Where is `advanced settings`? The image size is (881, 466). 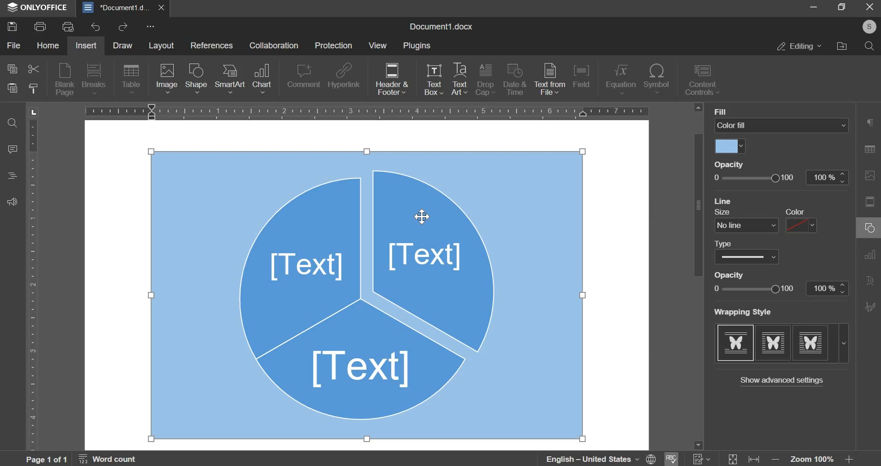 advanced settings is located at coordinates (780, 380).